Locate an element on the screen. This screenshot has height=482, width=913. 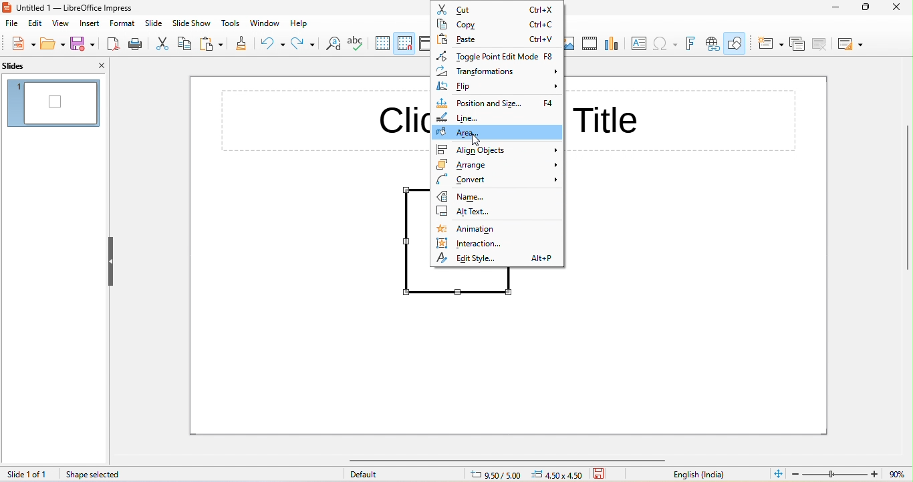
view is located at coordinates (60, 23).